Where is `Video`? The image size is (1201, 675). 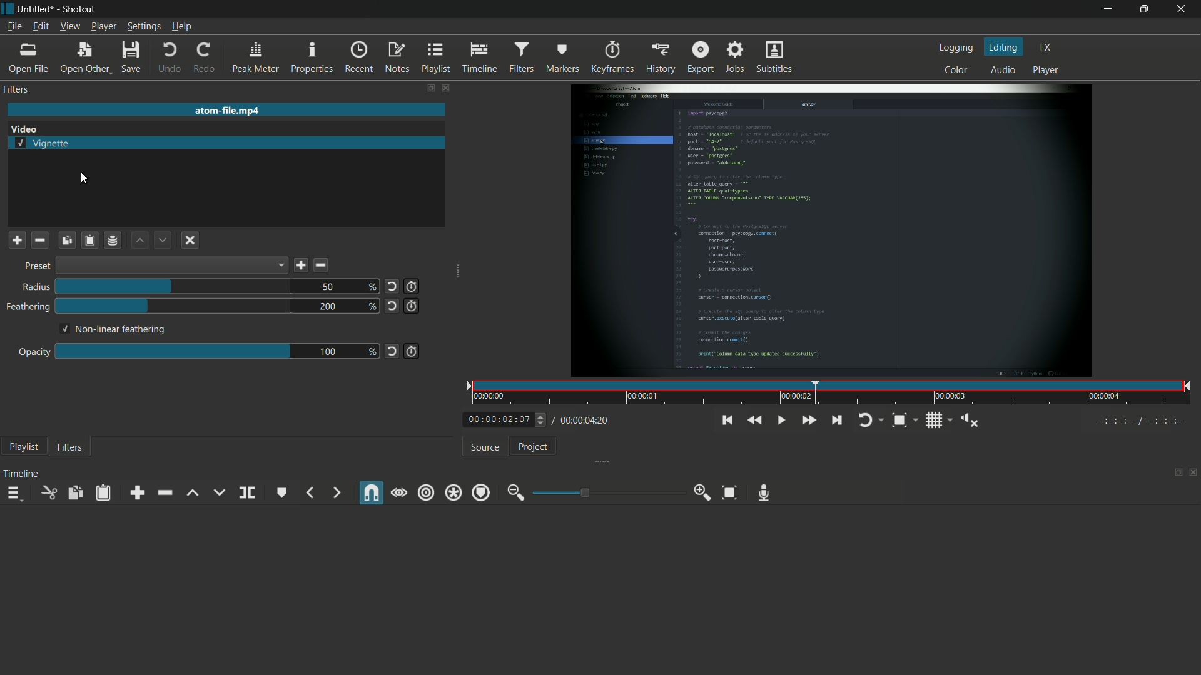 Video is located at coordinates (28, 127).